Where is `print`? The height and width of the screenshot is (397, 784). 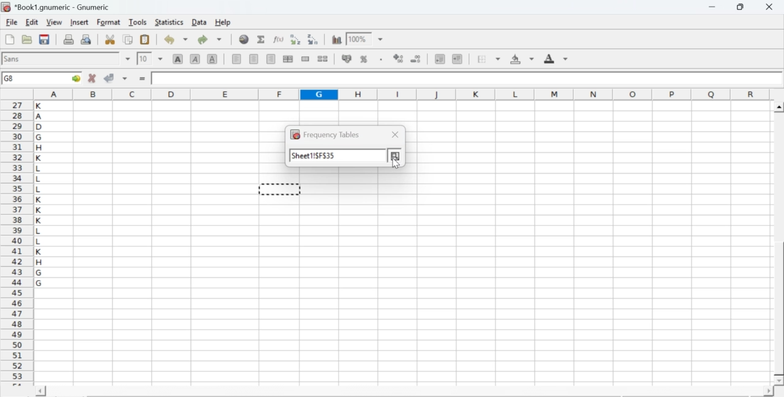
print is located at coordinates (69, 39).